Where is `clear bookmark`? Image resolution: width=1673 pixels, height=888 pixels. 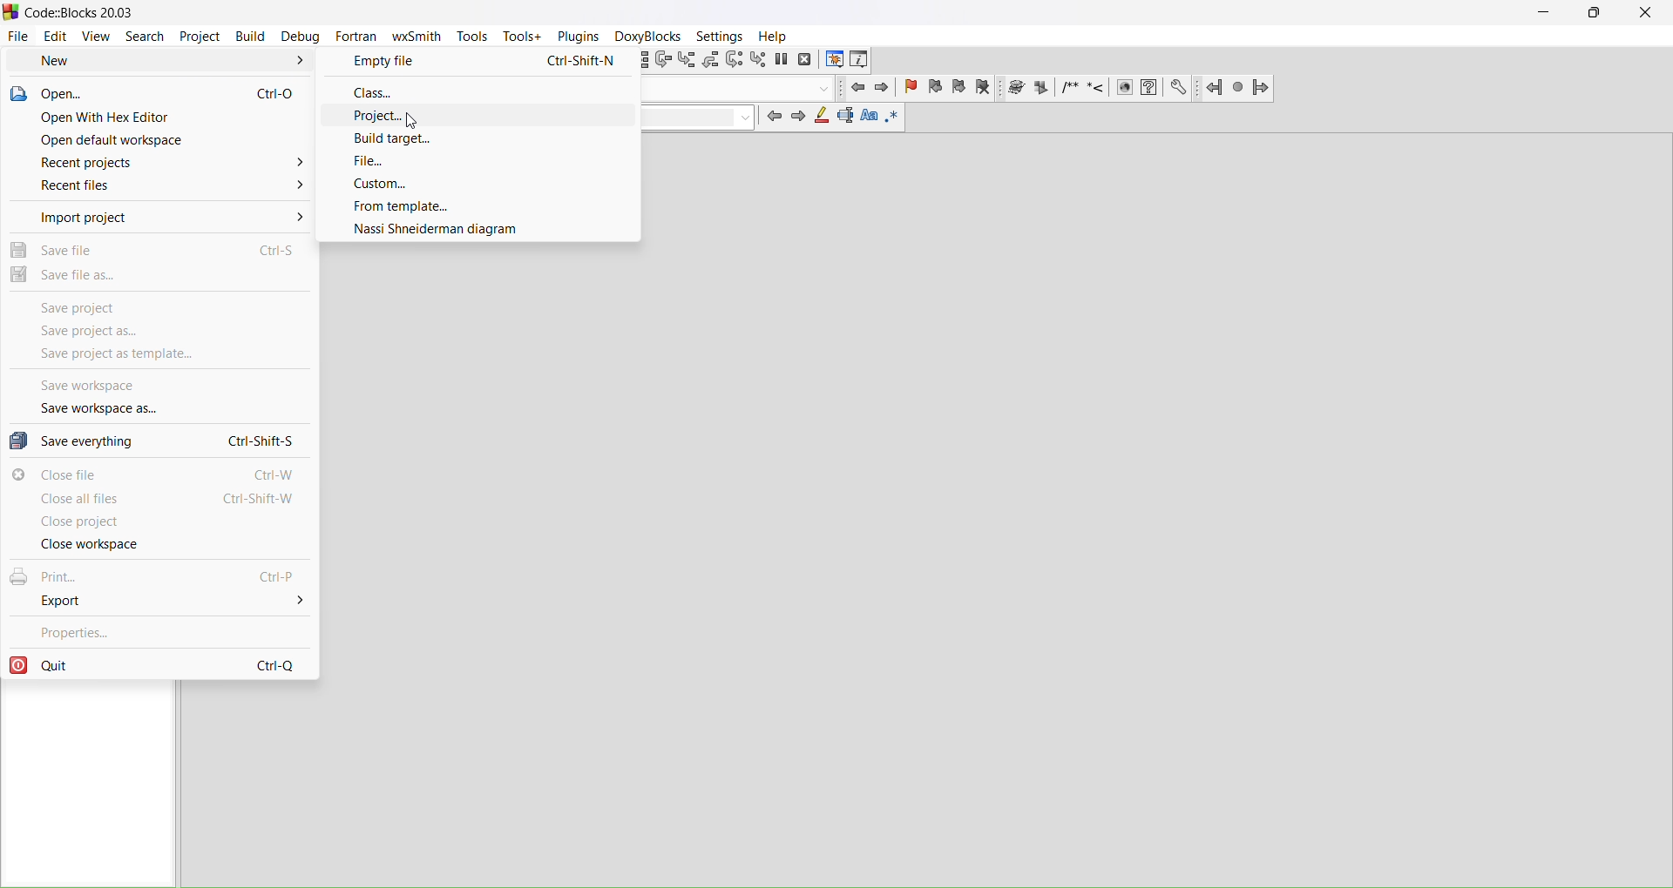
clear bookmark is located at coordinates (985, 89).